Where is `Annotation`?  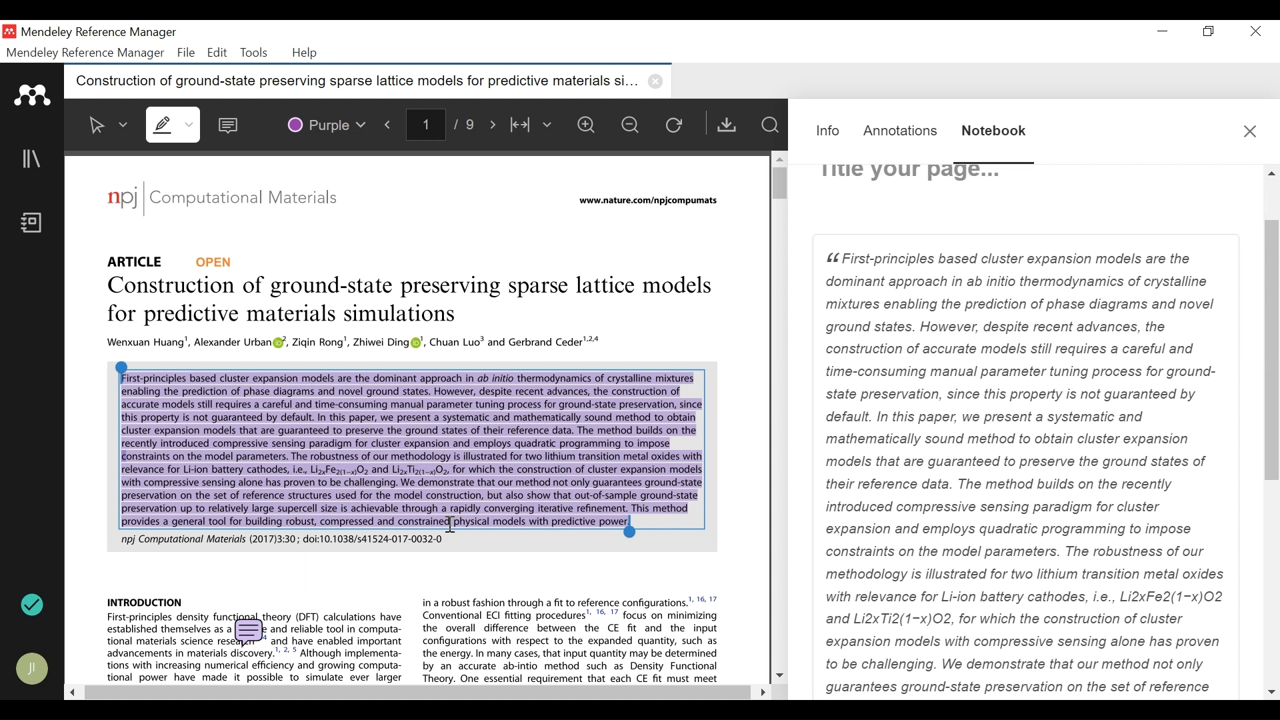
Annotation is located at coordinates (903, 131).